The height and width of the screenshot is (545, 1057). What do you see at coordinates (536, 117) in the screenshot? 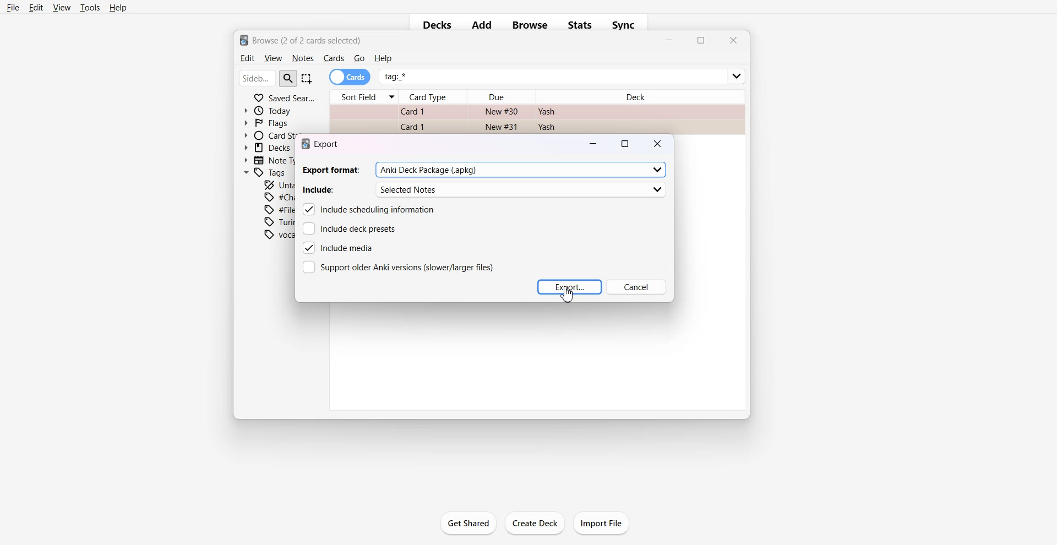
I see `Card File` at bounding box center [536, 117].